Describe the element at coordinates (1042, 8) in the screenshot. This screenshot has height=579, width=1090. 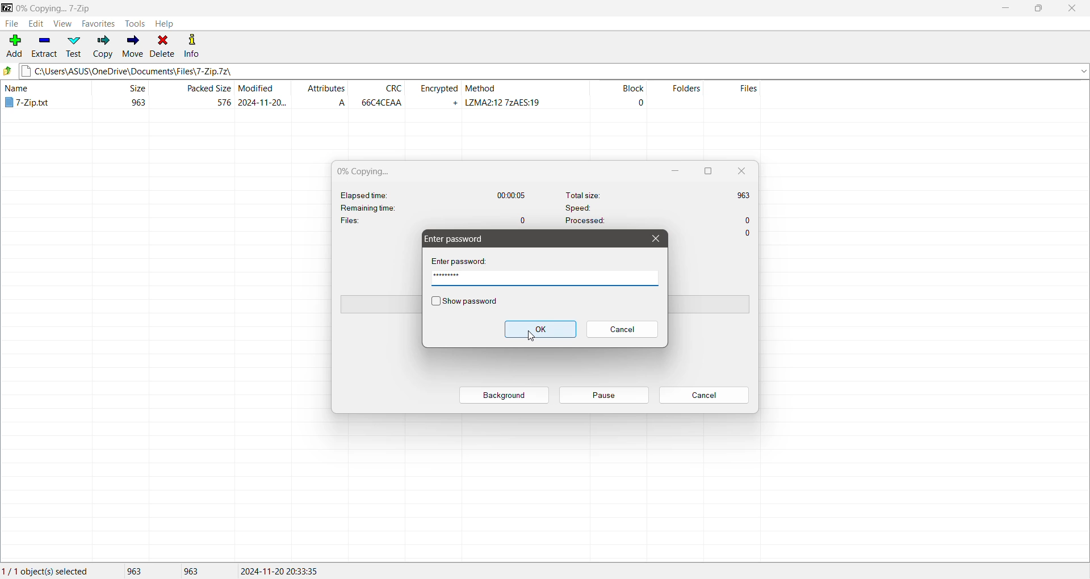
I see `Restore Down` at that location.